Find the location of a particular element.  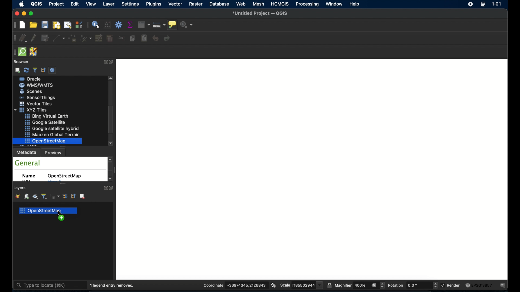

redo is located at coordinates (168, 39).